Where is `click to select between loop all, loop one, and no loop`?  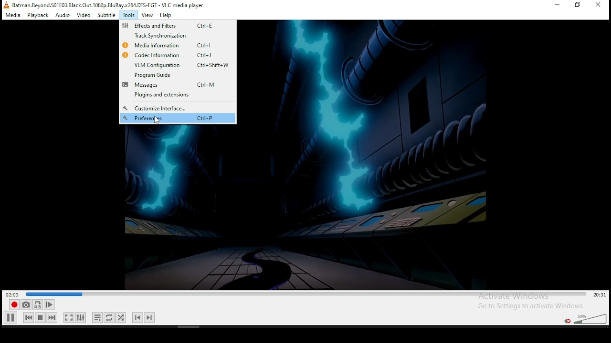
click to select between loop all, loop one, and no loop is located at coordinates (108, 318).